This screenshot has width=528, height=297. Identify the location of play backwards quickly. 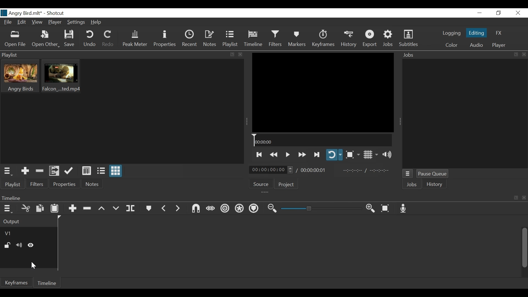
(274, 154).